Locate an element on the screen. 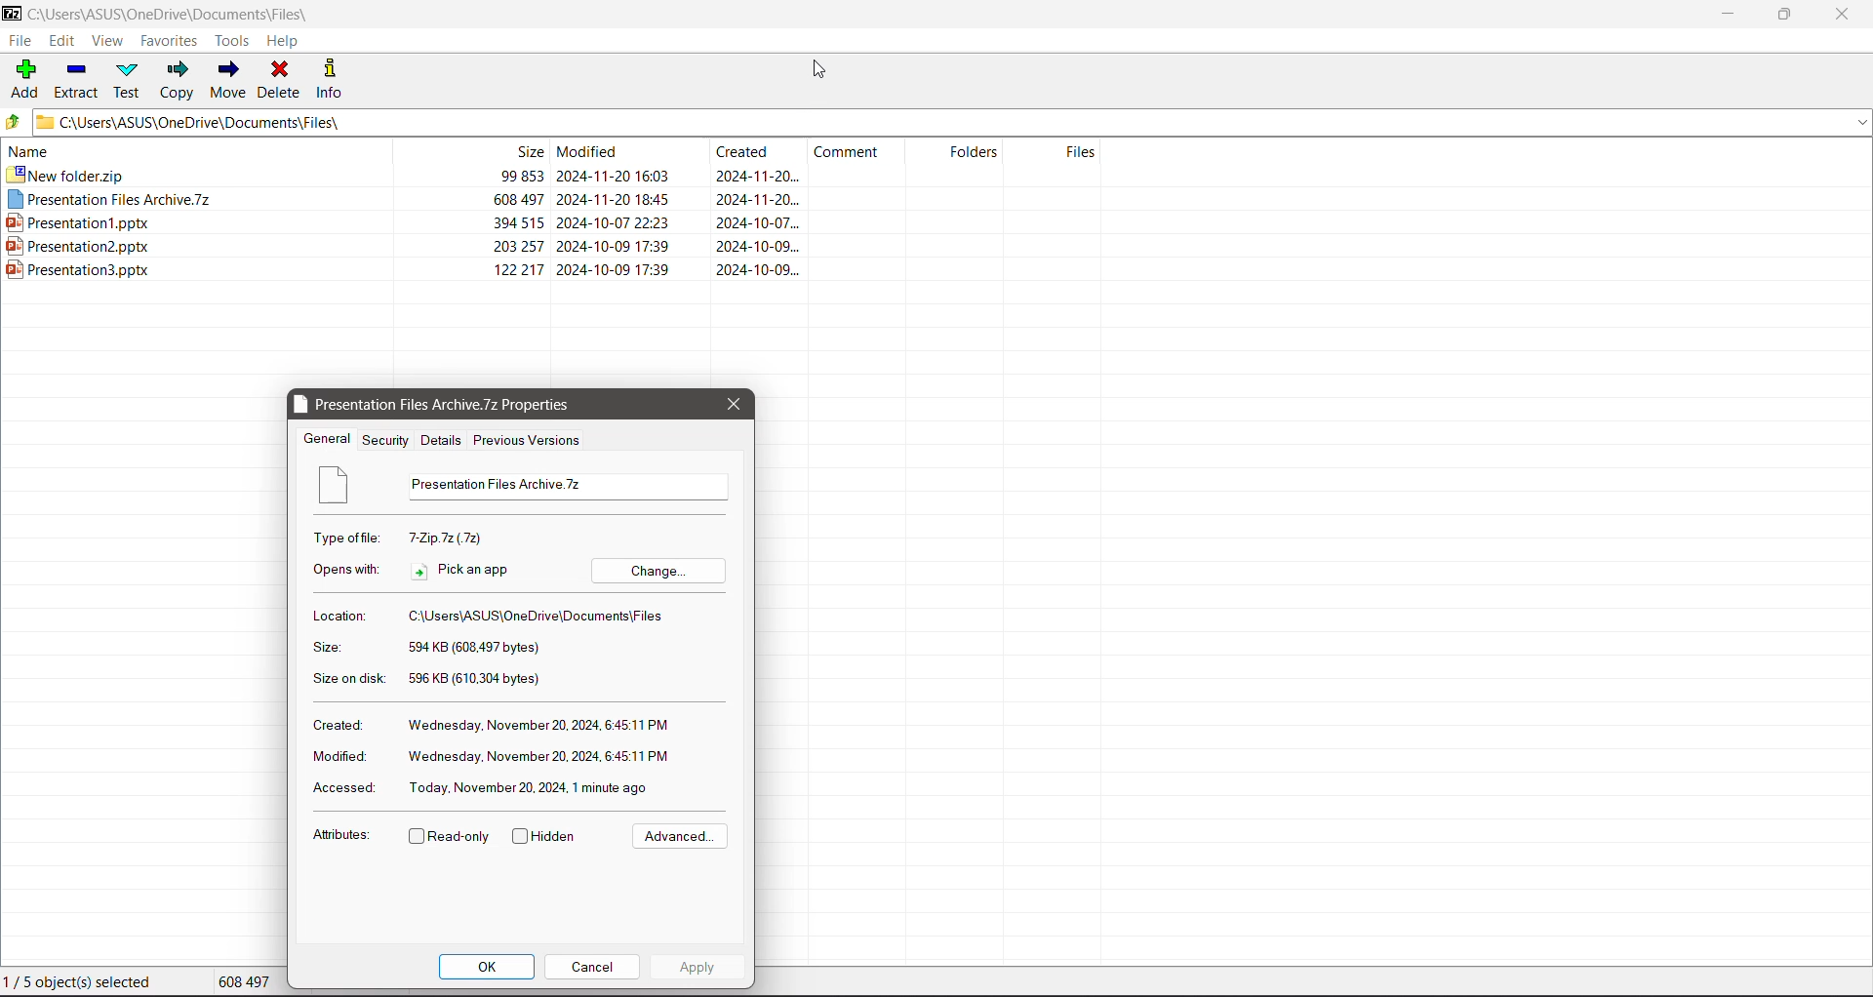 The width and height of the screenshot is (1873, 997). Security is located at coordinates (386, 439).